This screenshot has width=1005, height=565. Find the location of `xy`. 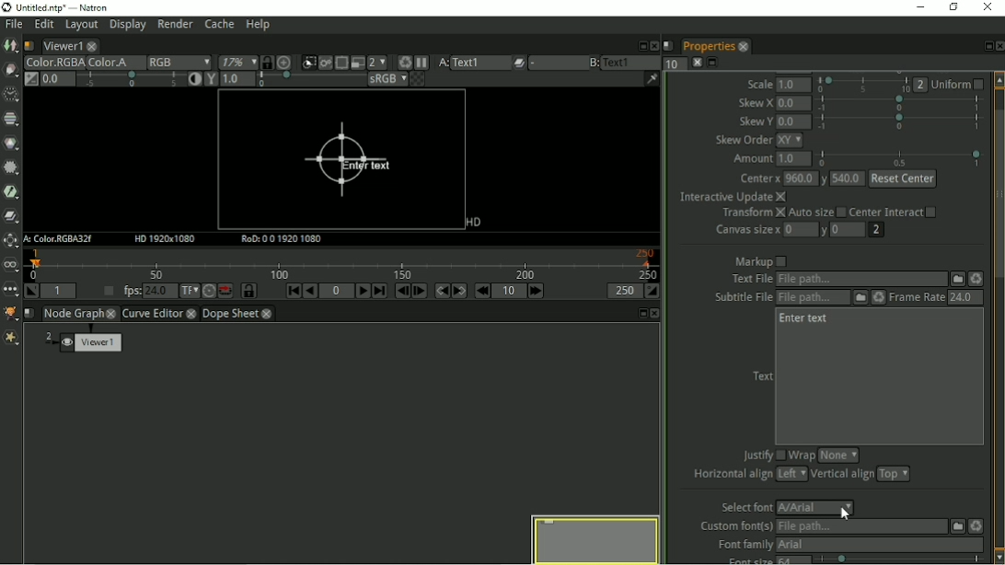

xy is located at coordinates (794, 141).